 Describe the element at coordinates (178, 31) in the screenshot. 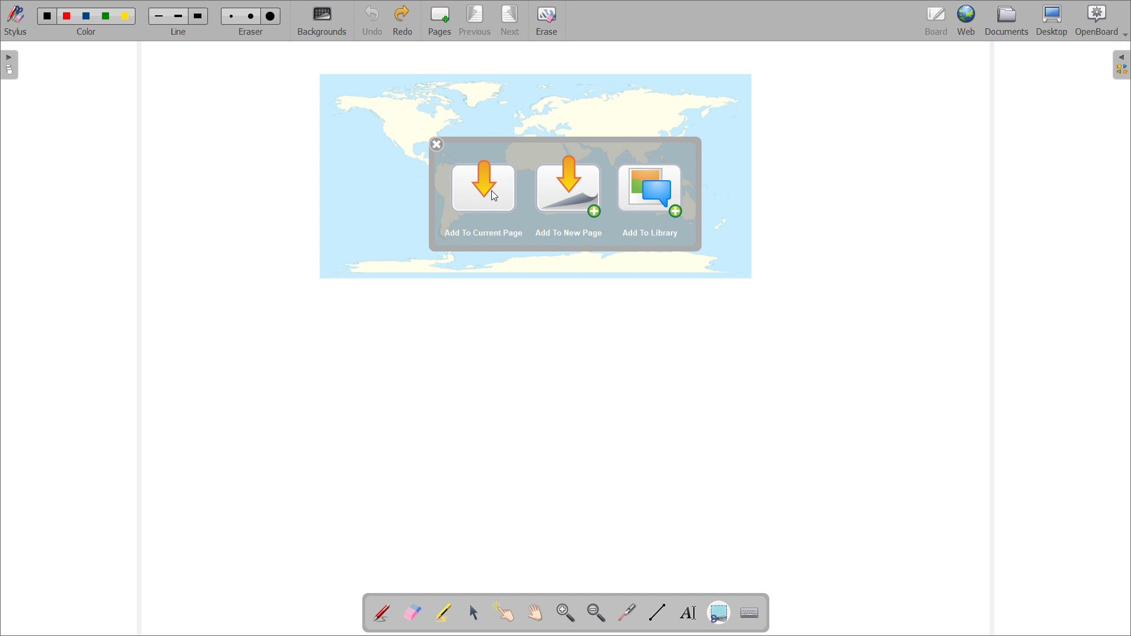

I see `line` at that location.